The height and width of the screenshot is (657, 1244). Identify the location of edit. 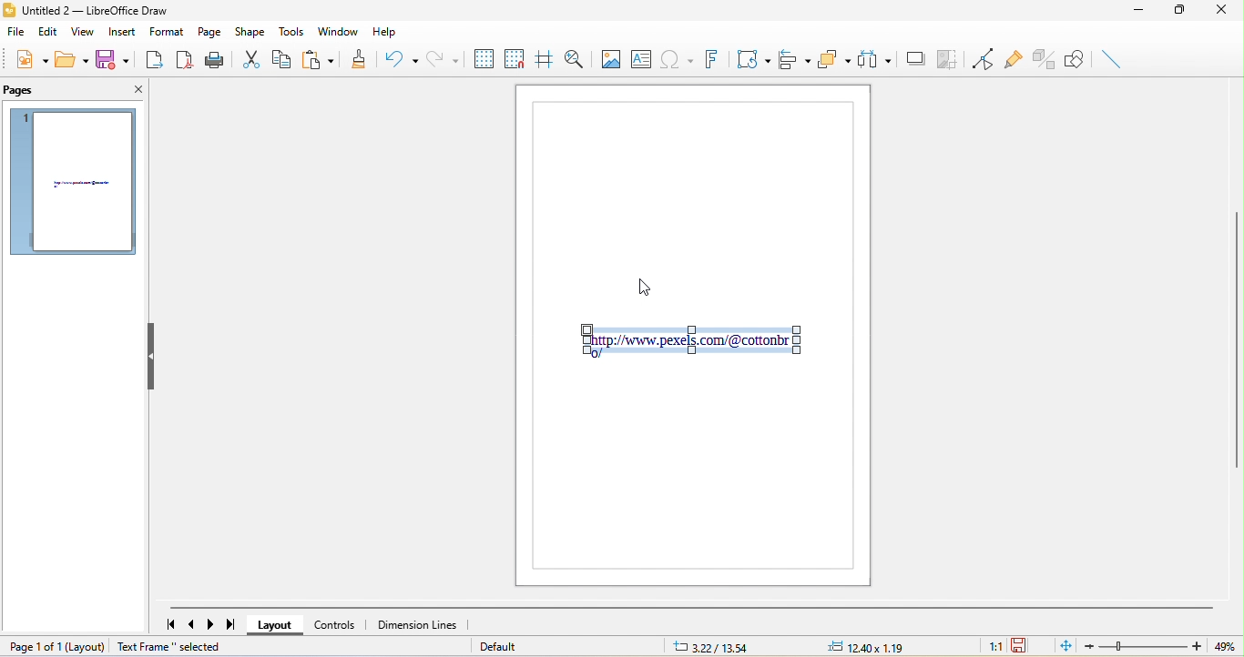
(46, 32).